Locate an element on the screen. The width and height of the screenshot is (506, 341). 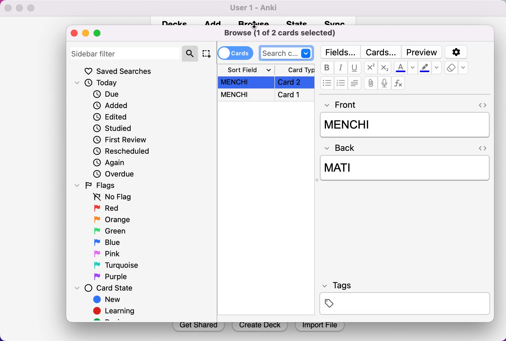
saved searches is located at coordinates (120, 71).